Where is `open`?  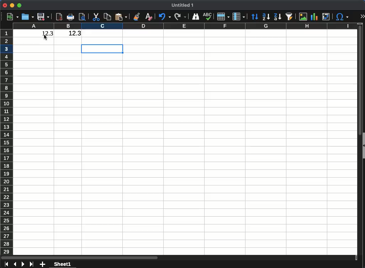 open is located at coordinates (27, 17).